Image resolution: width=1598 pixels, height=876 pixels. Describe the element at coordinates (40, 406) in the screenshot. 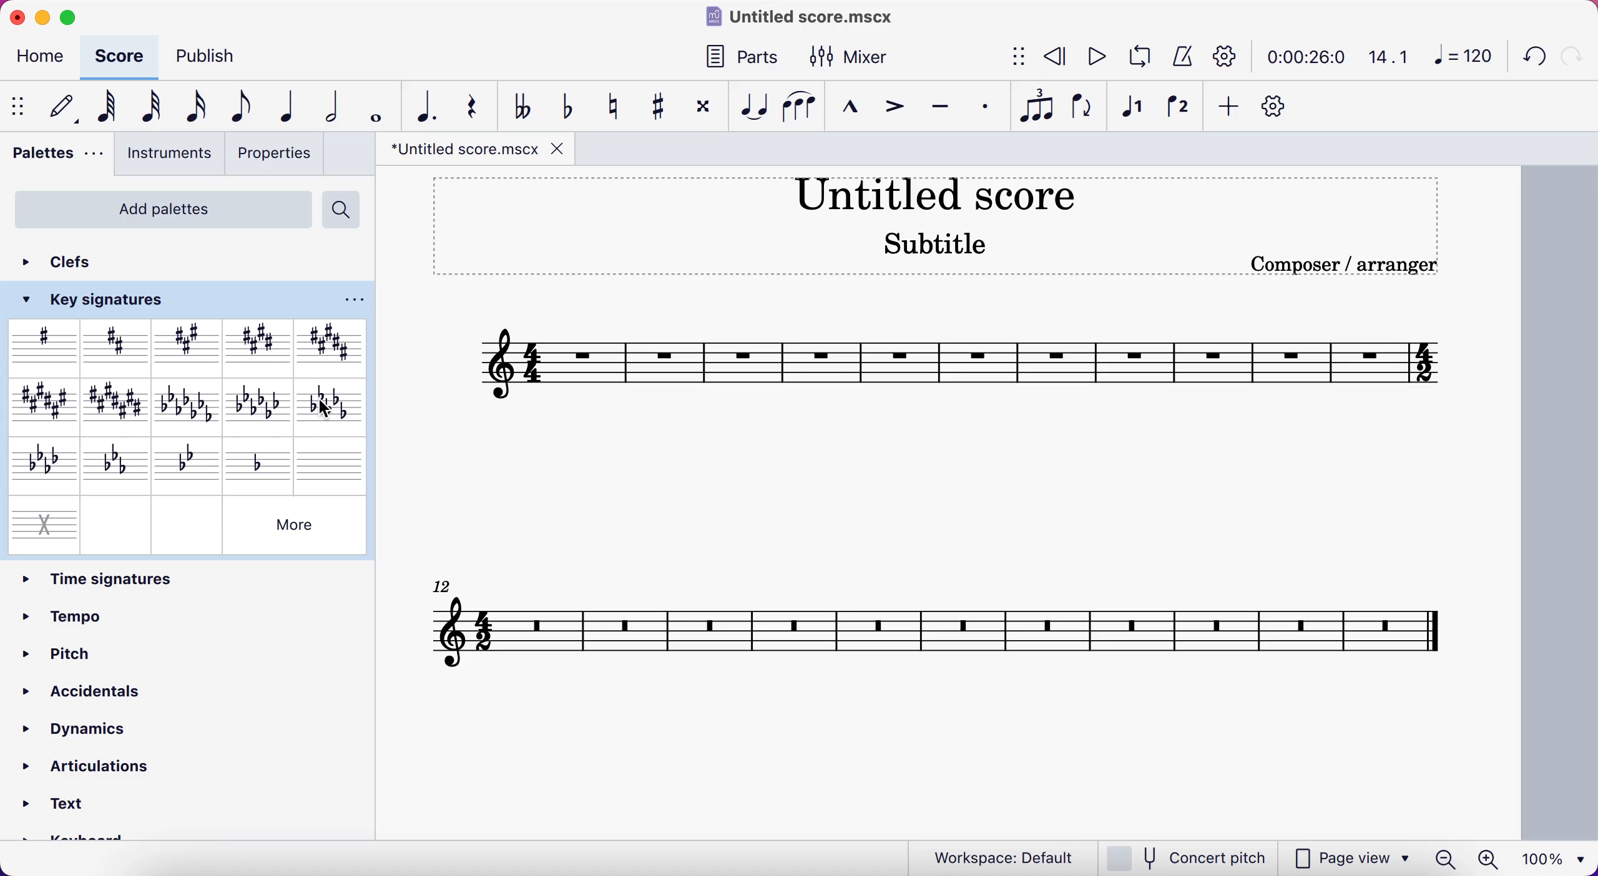

I see `F major` at that location.